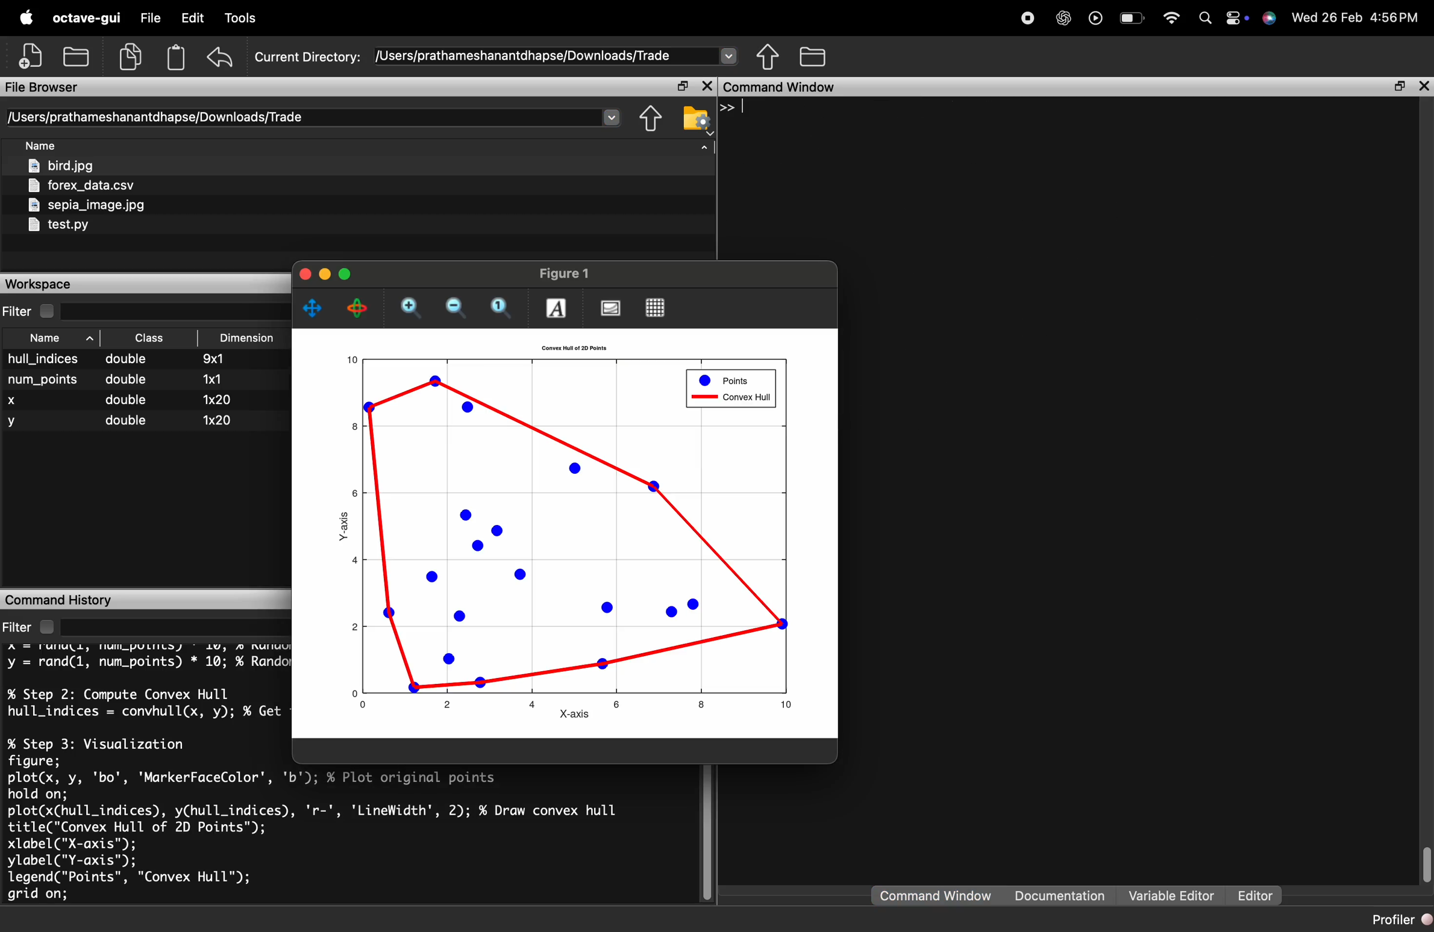  Describe the element at coordinates (62, 598) in the screenshot. I see `Command History` at that location.